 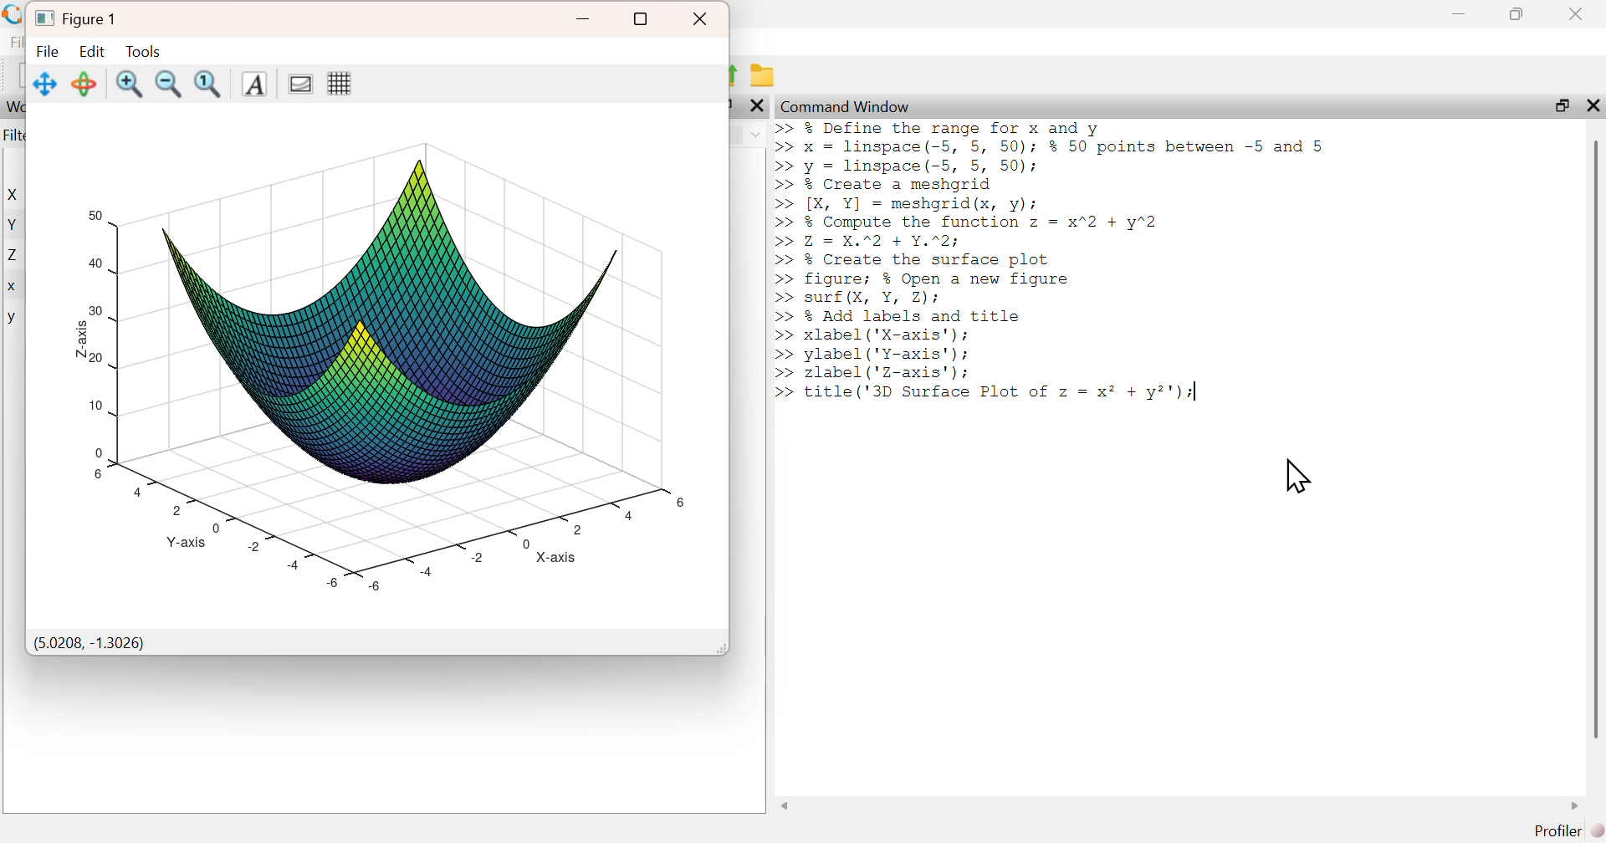 I want to click on x, so click(x=13, y=288).